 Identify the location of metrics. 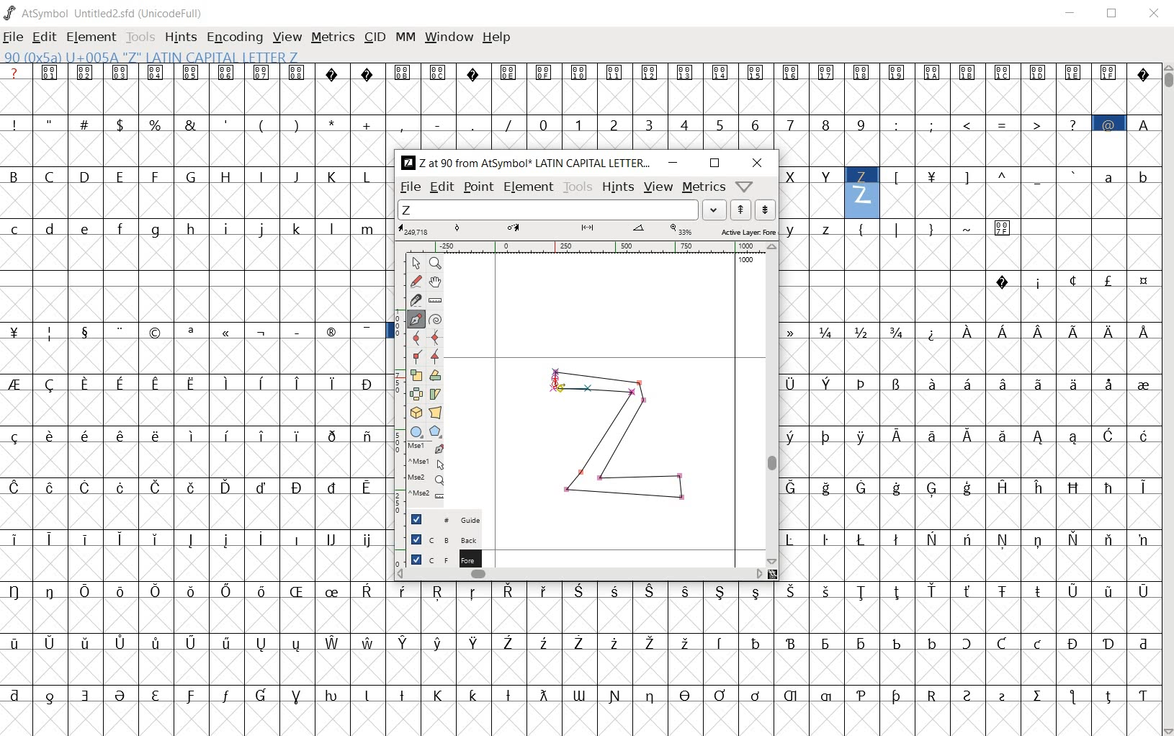
(704, 188).